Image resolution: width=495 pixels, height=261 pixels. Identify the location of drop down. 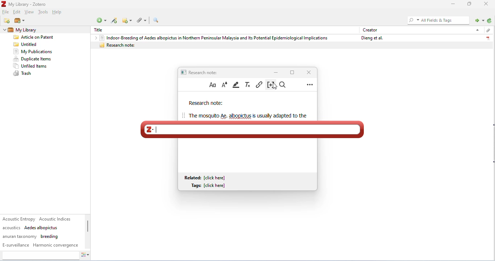
(4, 30).